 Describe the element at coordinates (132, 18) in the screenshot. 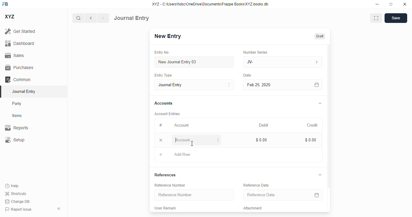

I see `journal entry` at that location.